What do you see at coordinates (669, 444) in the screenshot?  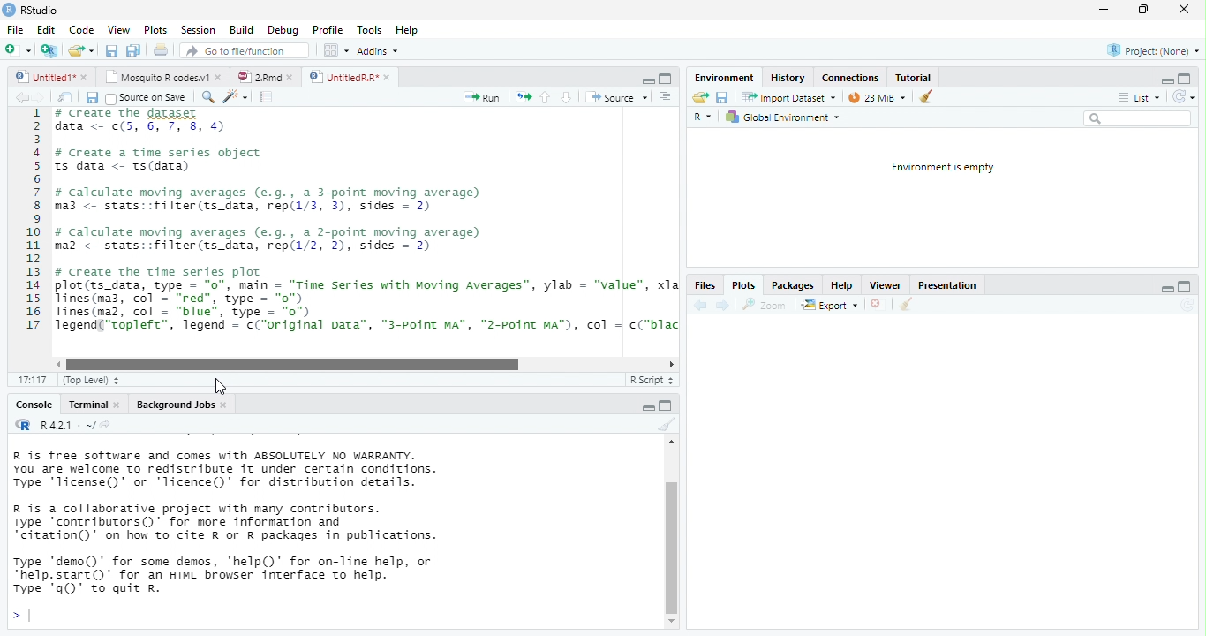 I see `scrollbar up` at bounding box center [669, 444].